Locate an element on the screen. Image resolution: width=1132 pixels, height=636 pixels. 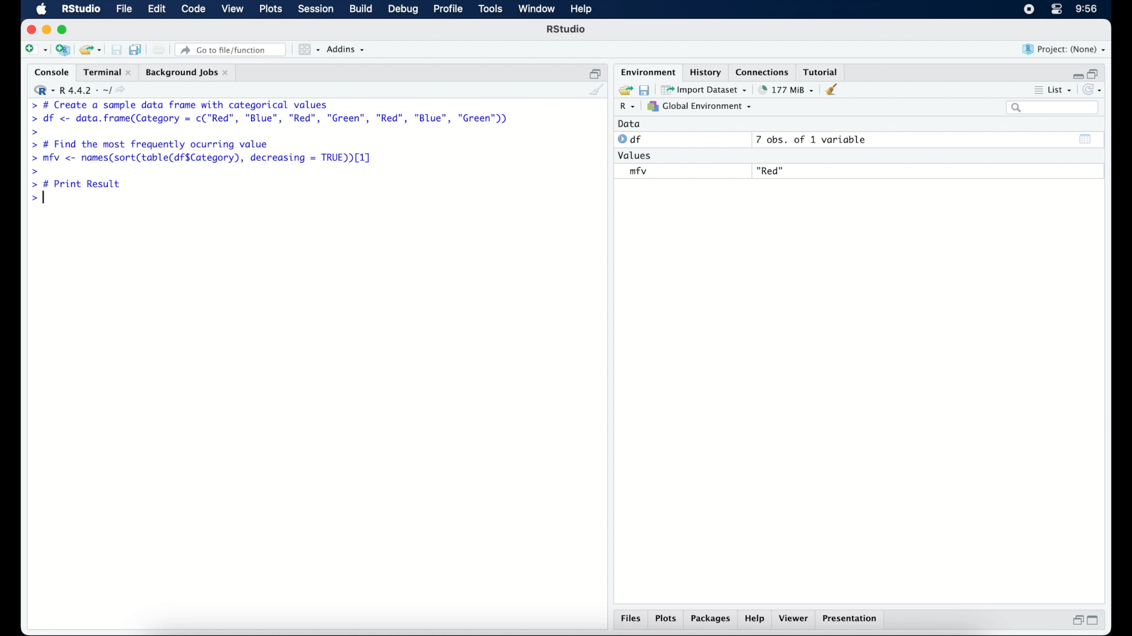
load workspace is located at coordinates (624, 88).